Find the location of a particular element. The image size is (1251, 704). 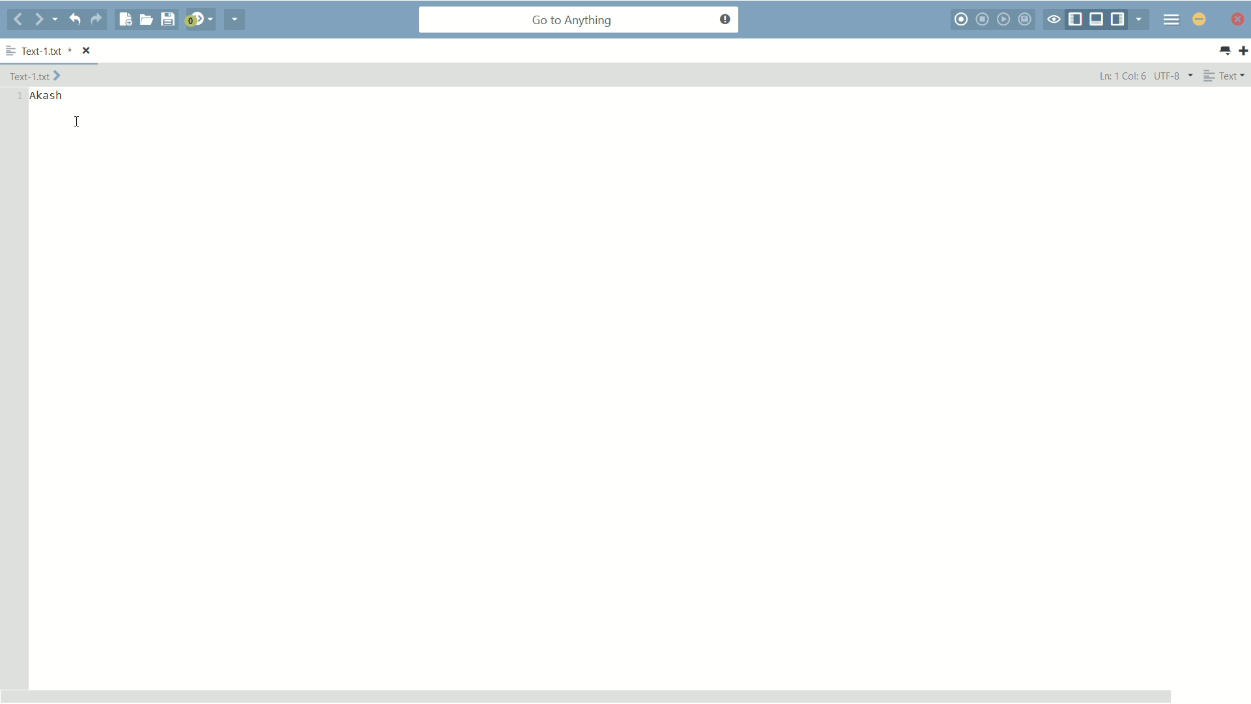

go to anything search bar is located at coordinates (579, 21).